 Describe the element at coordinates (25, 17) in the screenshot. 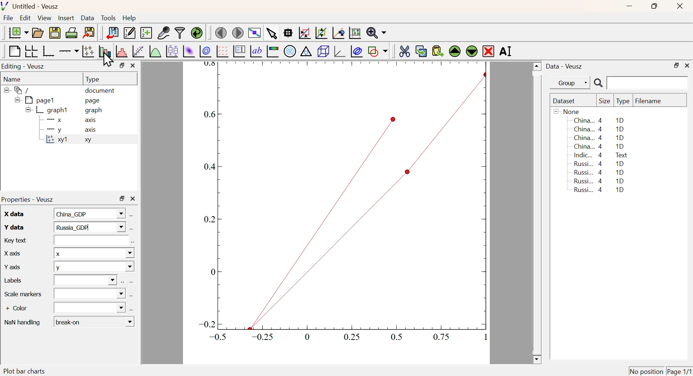

I see `Edit` at that location.